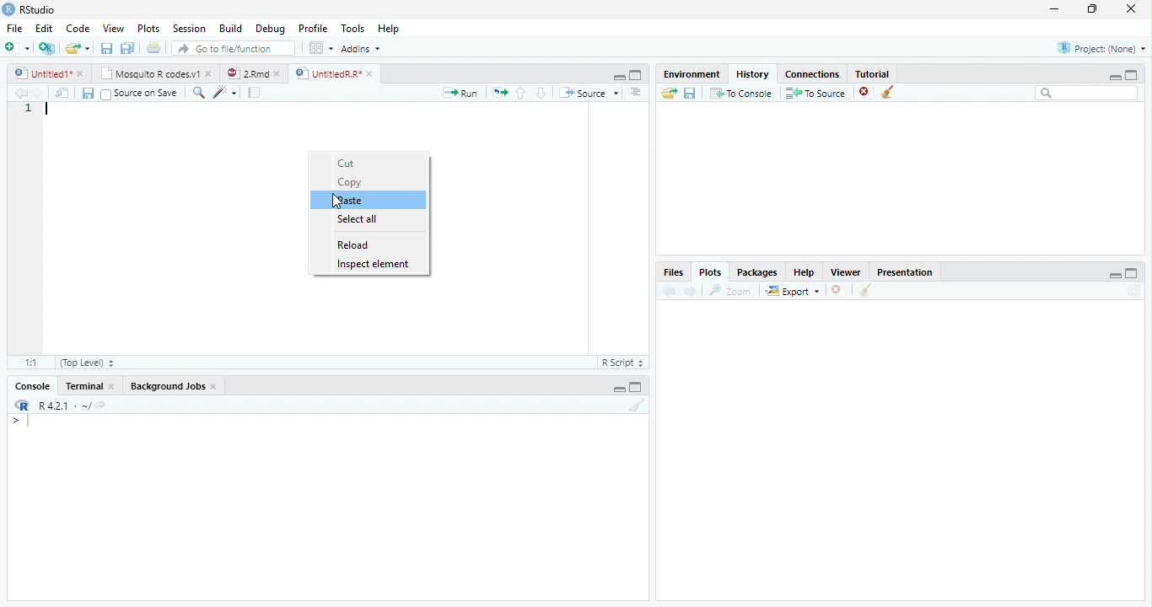  I want to click on minimize, so click(620, 78).